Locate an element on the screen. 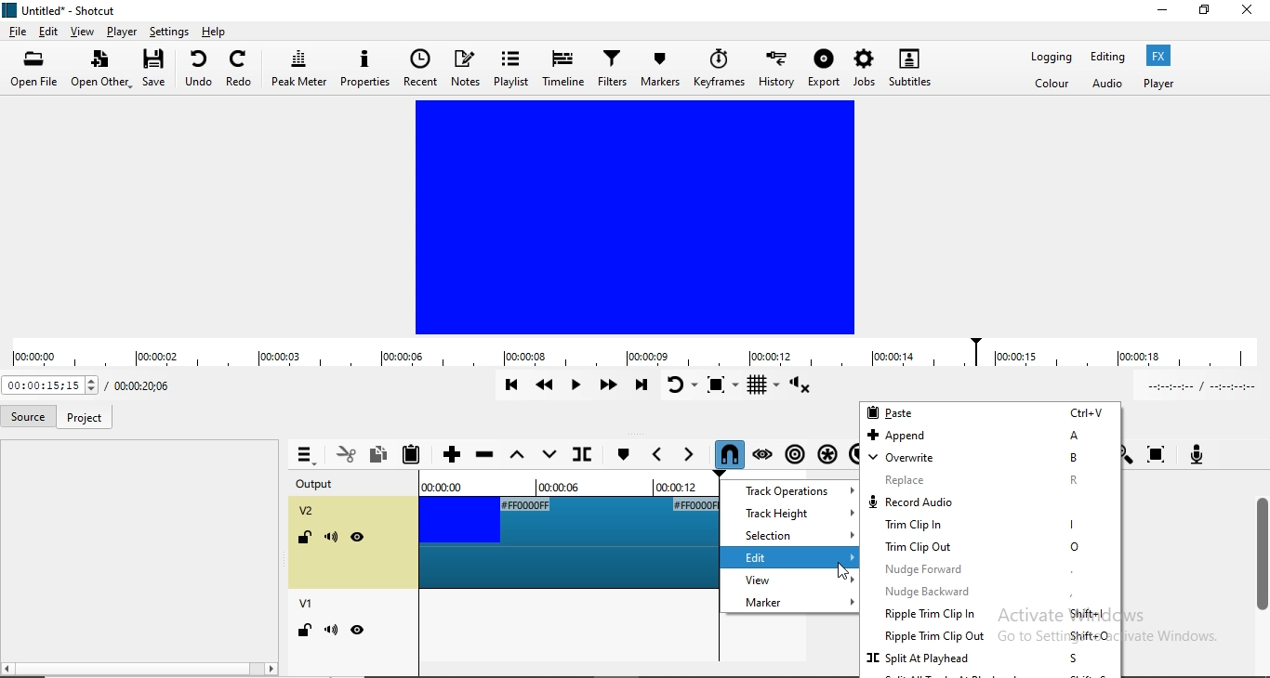 The image size is (1270, 678). Toggle grid display  is located at coordinates (765, 388).